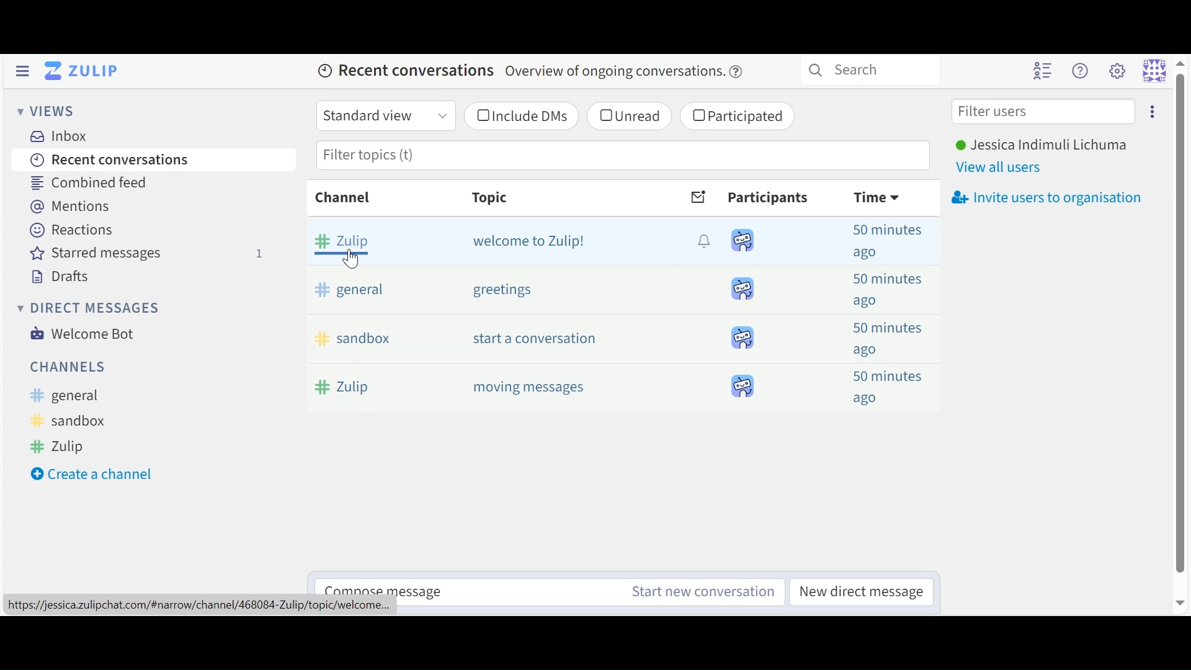 This screenshot has height=670, width=1191. What do you see at coordinates (353, 259) in the screenshot?
I see `Cursor` at bounding box center [353, 259].